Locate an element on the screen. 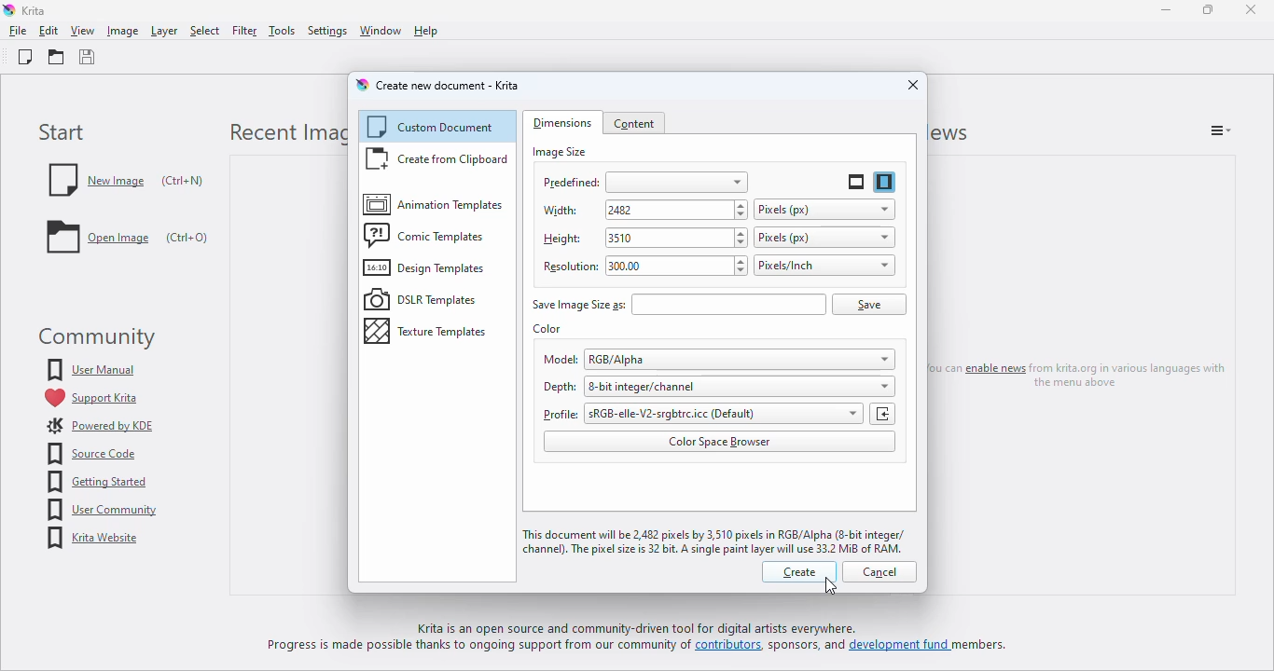 The width and height of the screenshot is (1274, 671). import profile is located at coordinates (882, 414).